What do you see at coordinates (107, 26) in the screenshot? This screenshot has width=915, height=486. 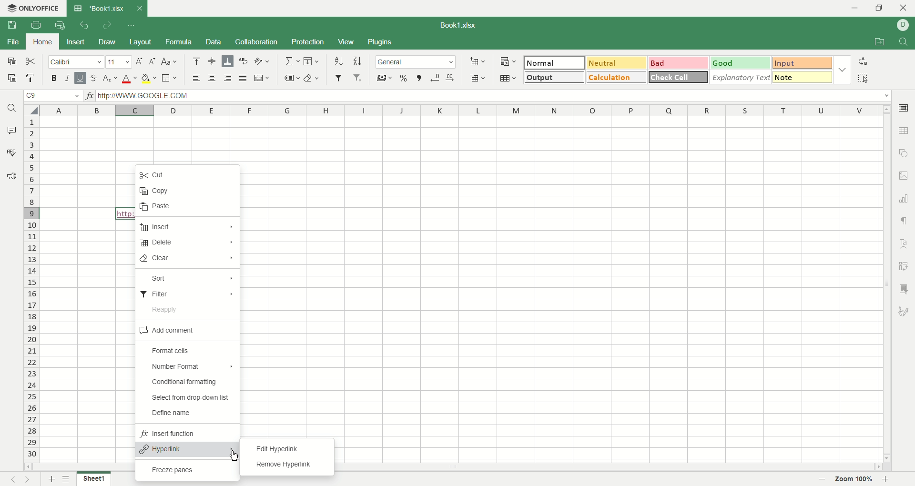 I see `redo` at bounding box center [107, 26].